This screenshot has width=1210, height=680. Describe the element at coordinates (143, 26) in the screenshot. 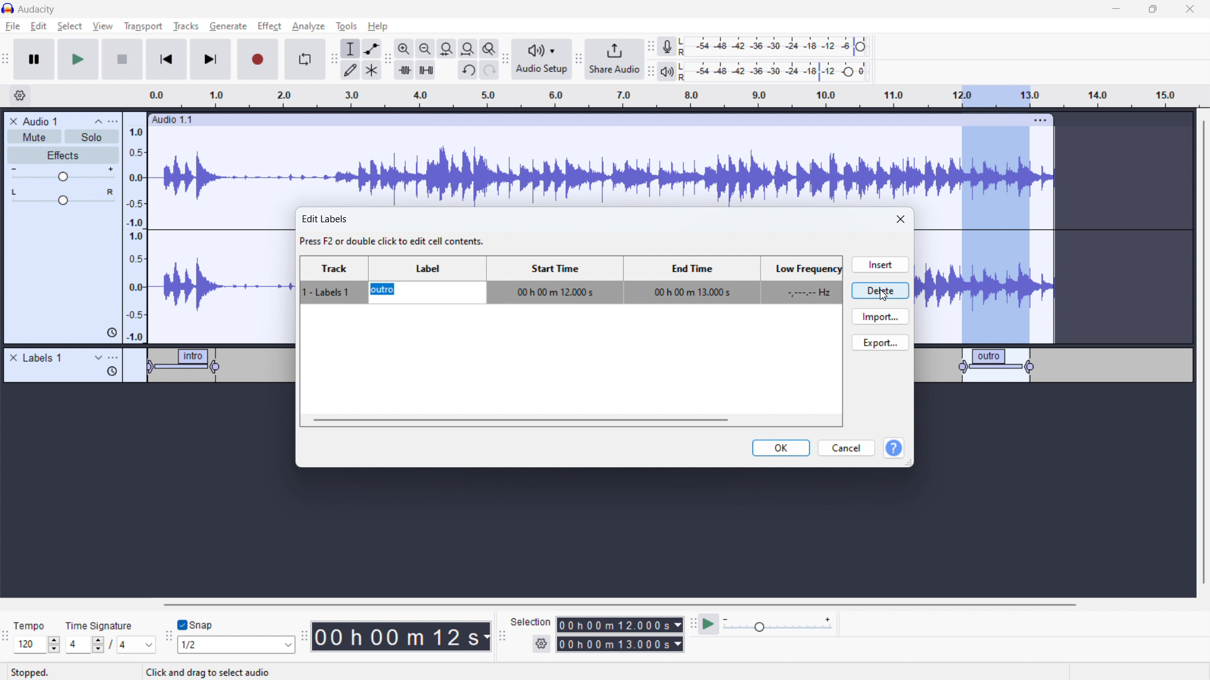

I see `transport` at that location.